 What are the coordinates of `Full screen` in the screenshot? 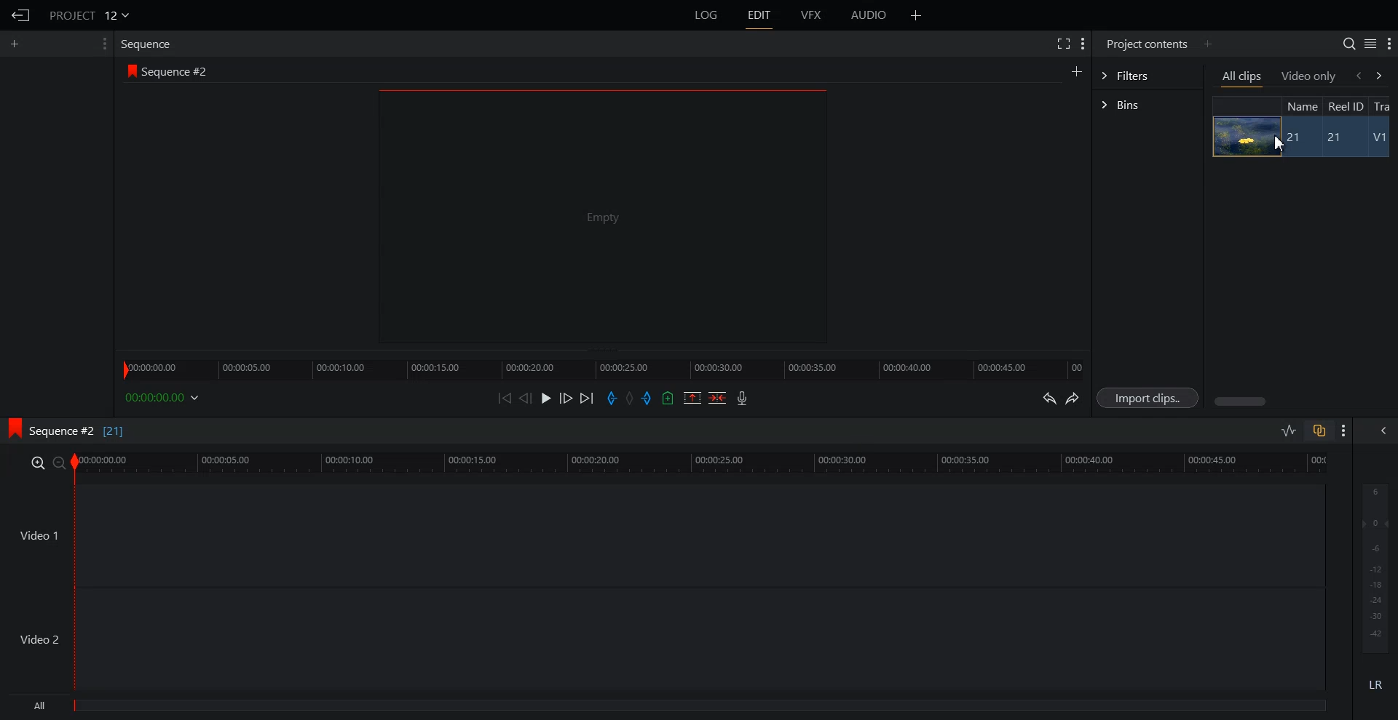 It's located at (1062, 42).